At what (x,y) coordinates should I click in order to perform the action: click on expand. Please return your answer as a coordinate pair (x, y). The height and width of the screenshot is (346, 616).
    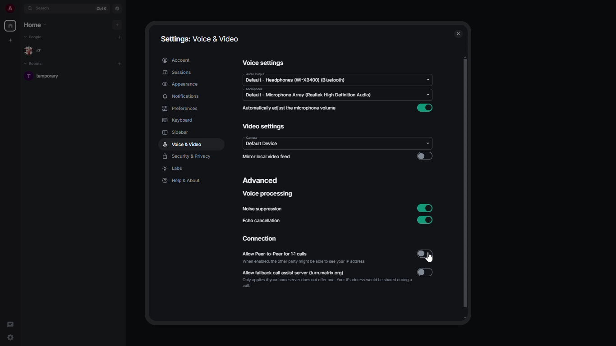
    Looking at the image, I should click on (22, 8).